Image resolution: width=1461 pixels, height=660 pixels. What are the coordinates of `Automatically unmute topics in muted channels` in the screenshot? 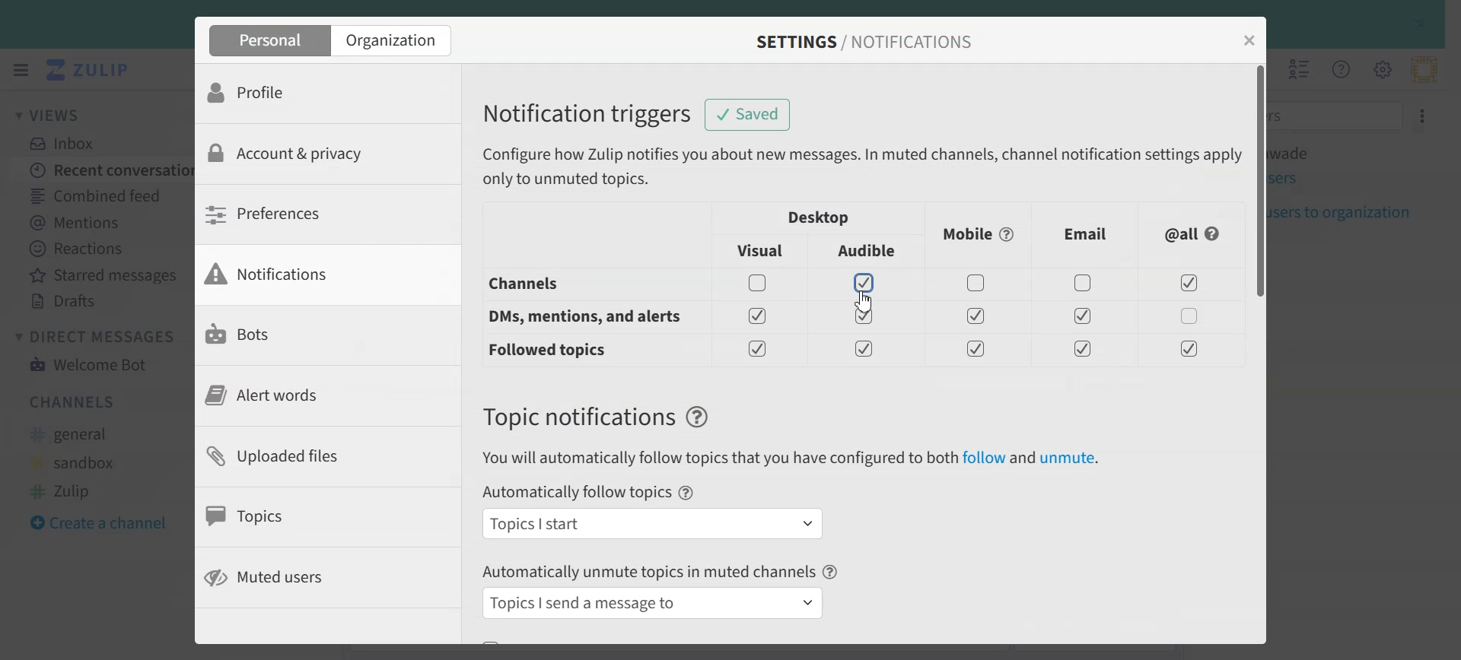 It's located at (648, 570).